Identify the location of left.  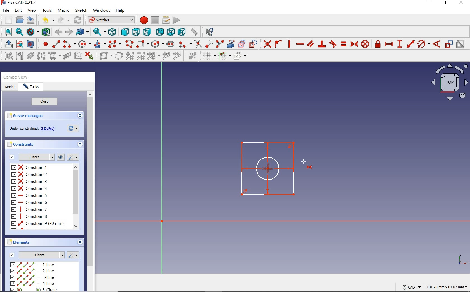
(182, 32).